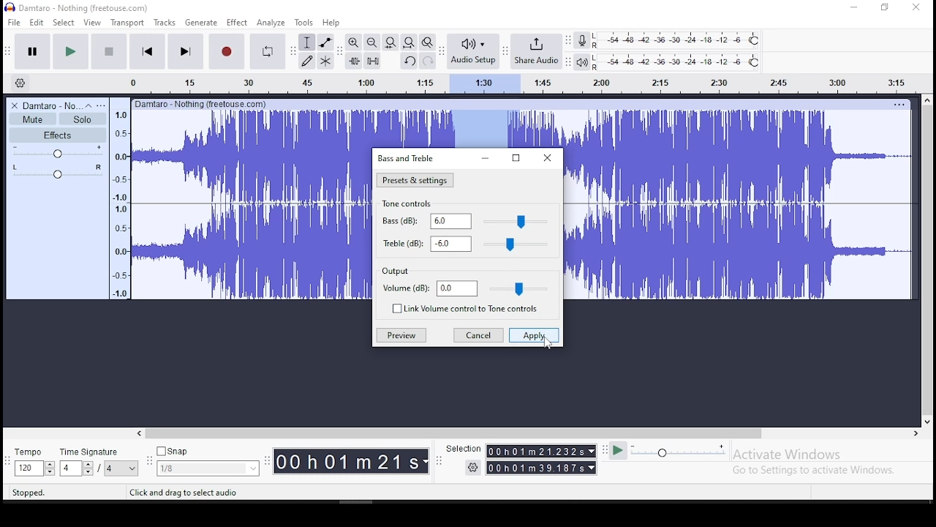  I want to click on edit, so click(37, 23).